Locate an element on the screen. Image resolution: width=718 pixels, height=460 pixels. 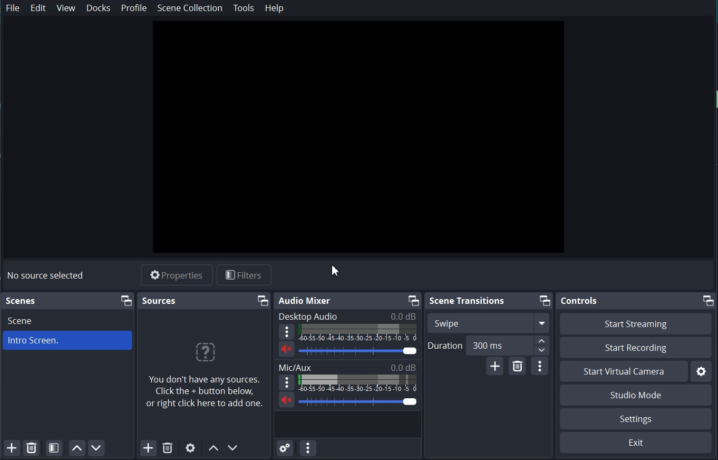
Remove configurable Transition is located at coordinates (517, 366).